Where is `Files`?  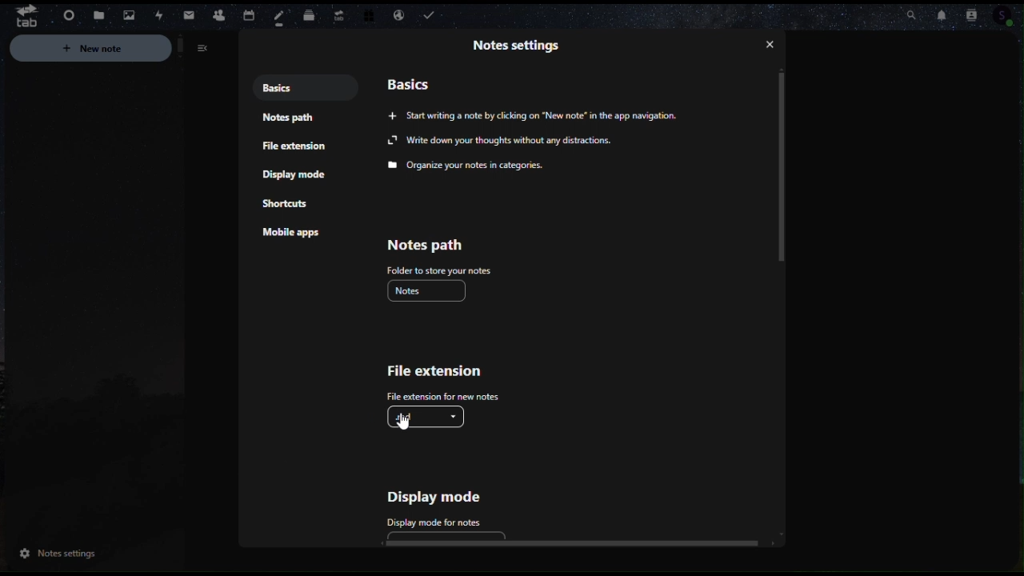
Files is located at coordinates (98, 16).